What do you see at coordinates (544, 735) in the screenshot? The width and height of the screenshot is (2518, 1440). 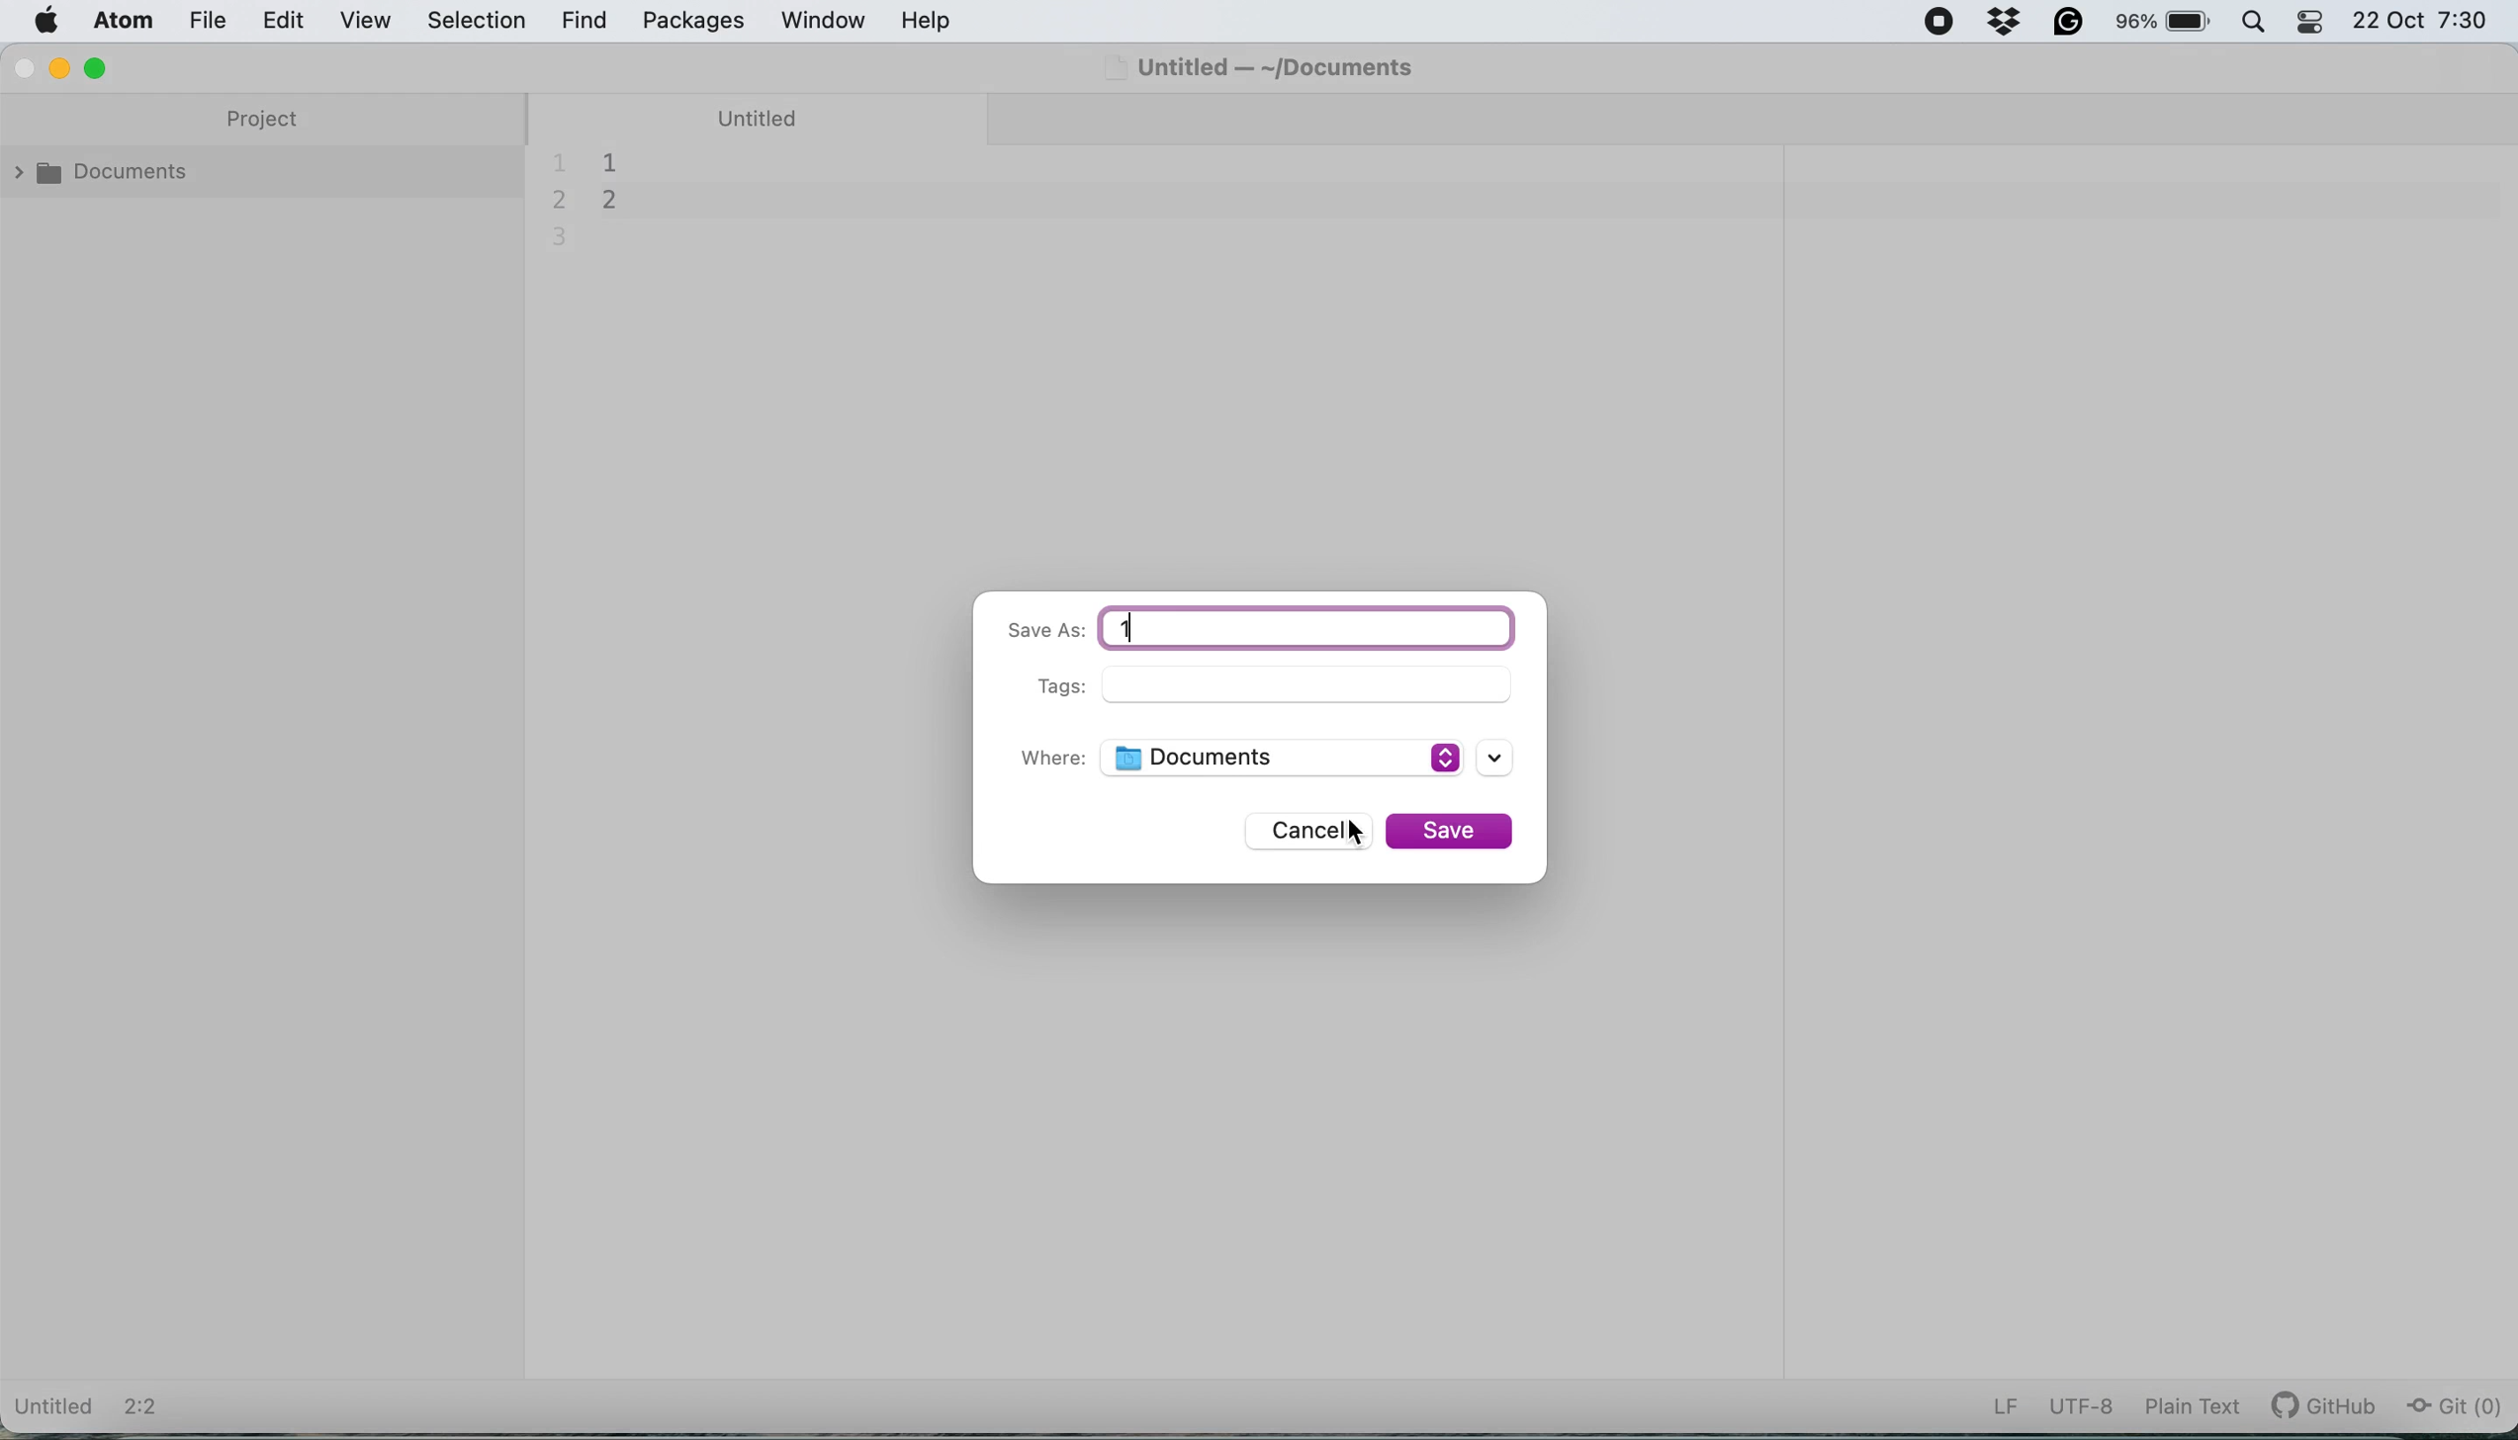 I see `collapse` at bounding box center [544, 735].